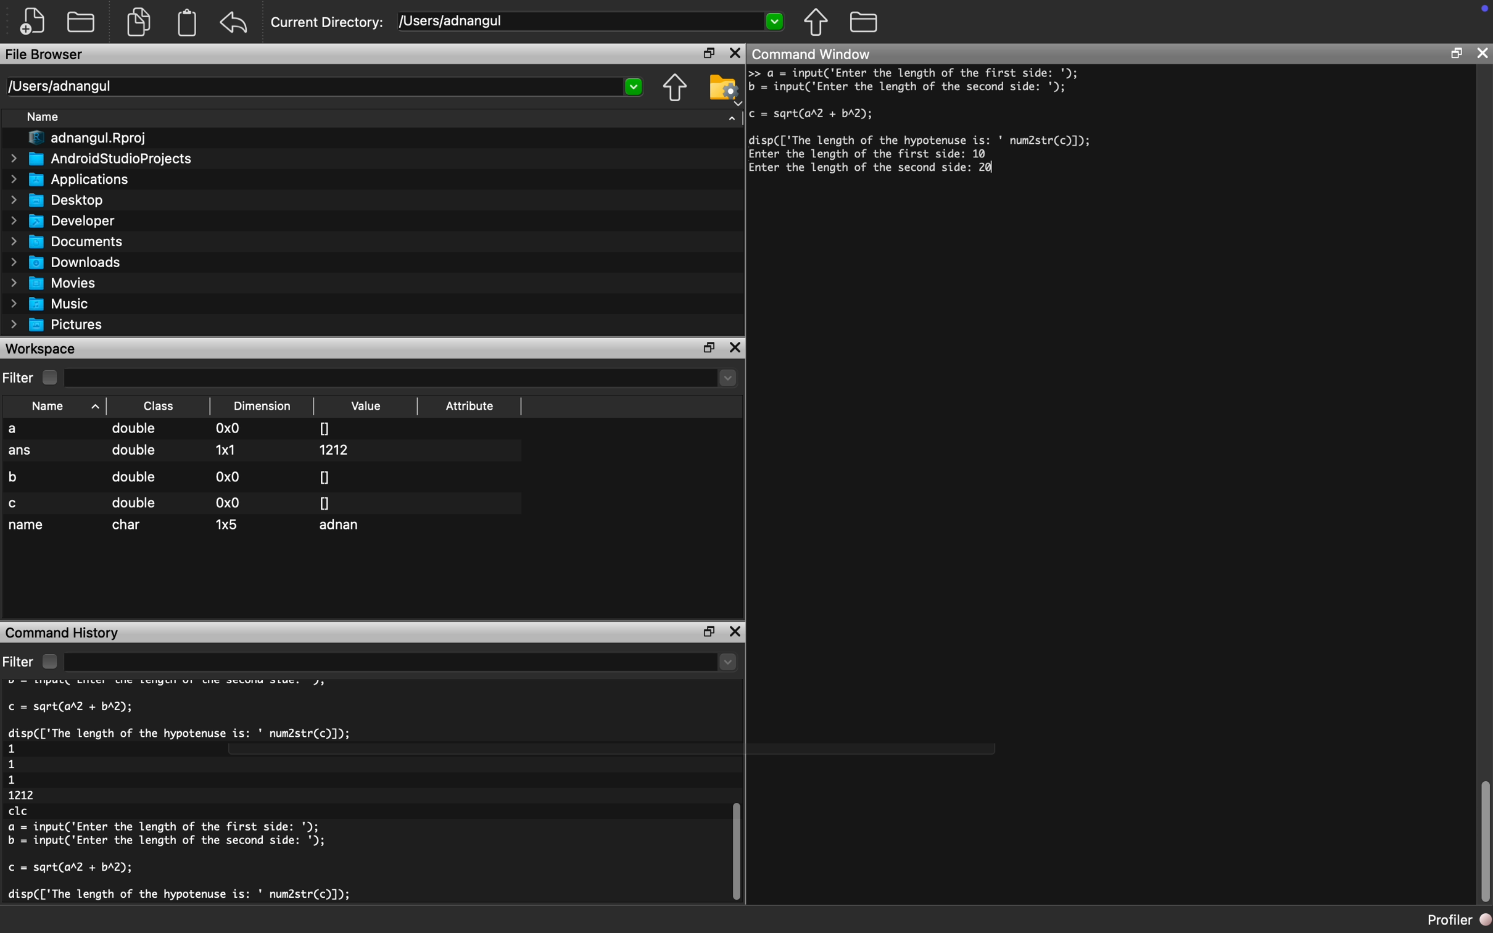  Describe the element at coordinates (225, 449) in the screenshot. I see `1x1` at that location.